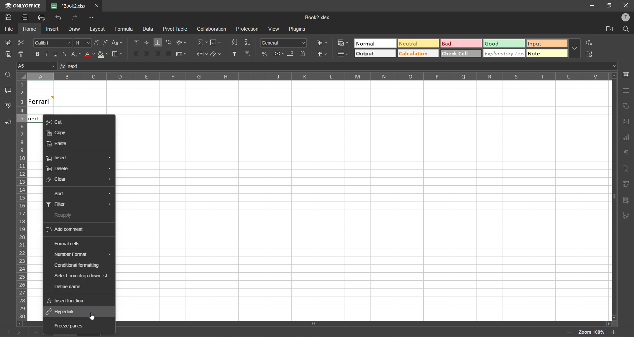 The width and height of the screenshot is (634, 337). Describe the element at coordinates (202, 42) in the screenshot. I see `summation` at that location.